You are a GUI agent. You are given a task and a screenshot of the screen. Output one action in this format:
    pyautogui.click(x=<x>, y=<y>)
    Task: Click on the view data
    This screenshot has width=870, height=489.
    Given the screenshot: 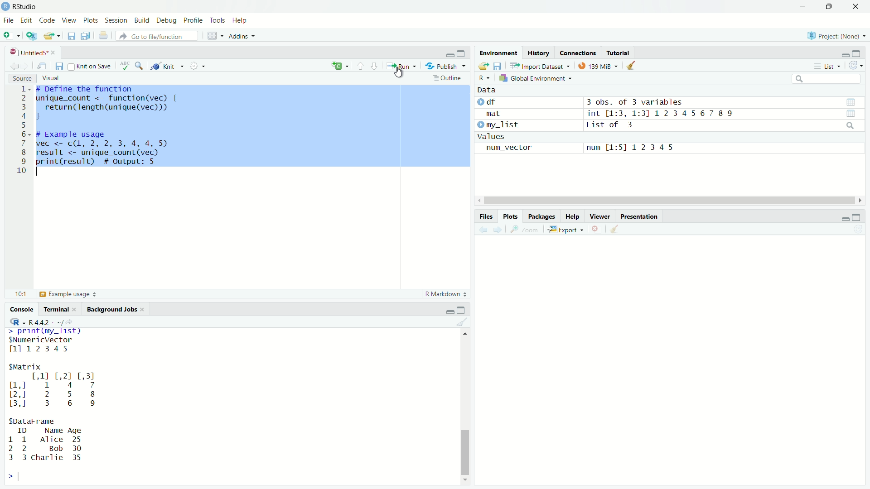 What is the action you would take?
    pyautogui.click(x=851, y=114)
    